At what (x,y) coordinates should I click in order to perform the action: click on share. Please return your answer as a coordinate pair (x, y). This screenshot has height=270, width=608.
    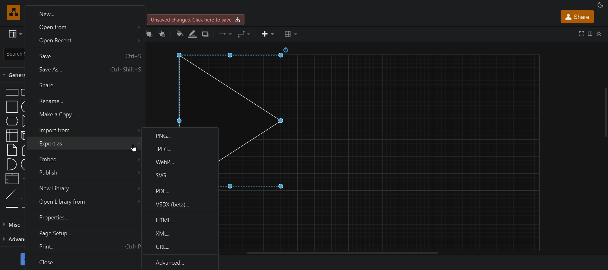
    Looking at the image, I should click on (577, 16).